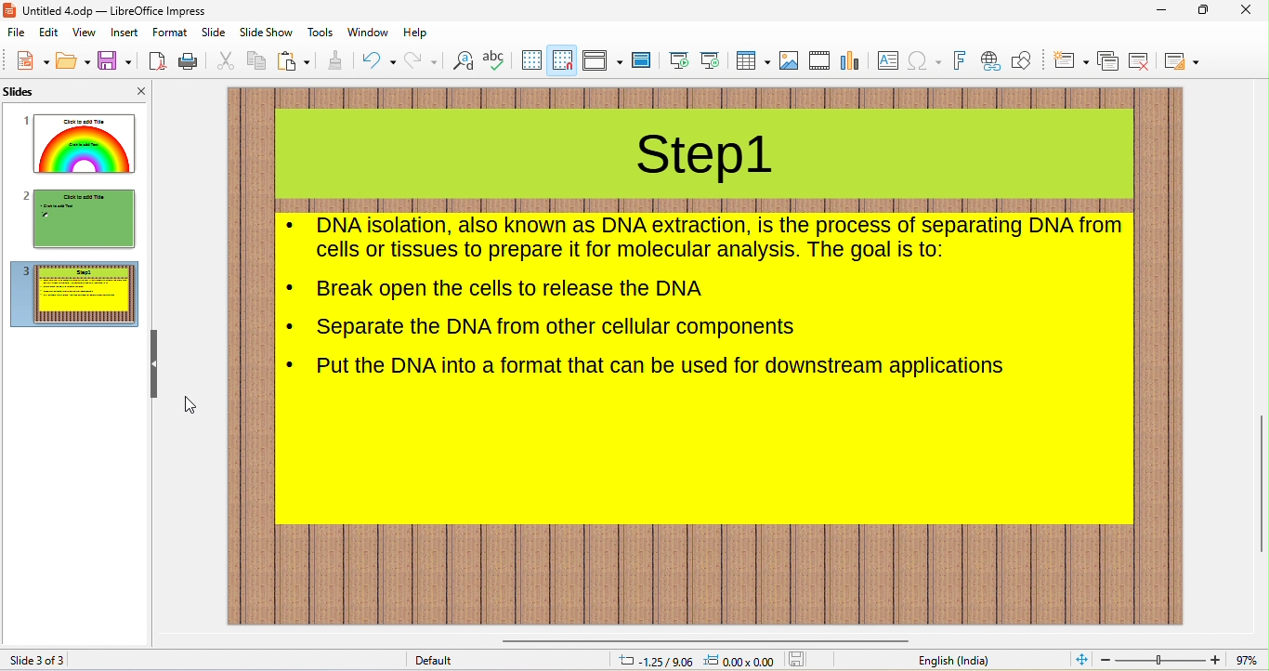 This screenshot has height=671, width=1269. I want to click on new slide, so click(1070, 60).